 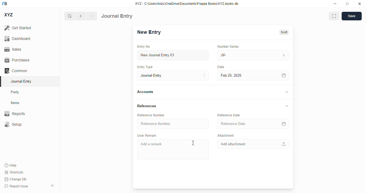 I want to click on purchases, so click(x=17, y=60).